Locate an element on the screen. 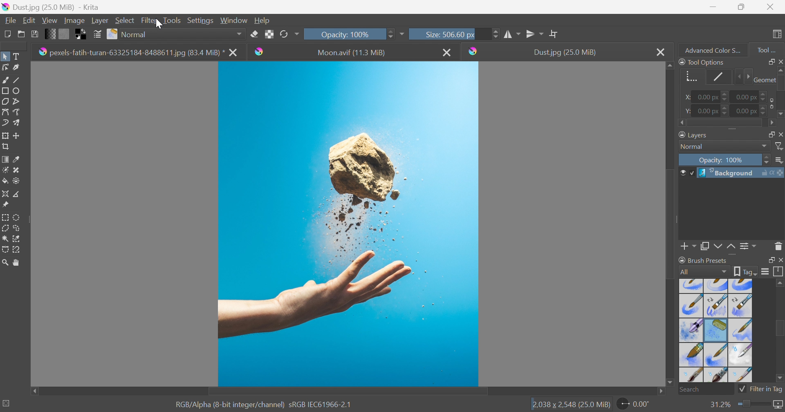 The width and height of the screenshot is (785, 412). Opacity: 100% is located at coordinates (722, 161).